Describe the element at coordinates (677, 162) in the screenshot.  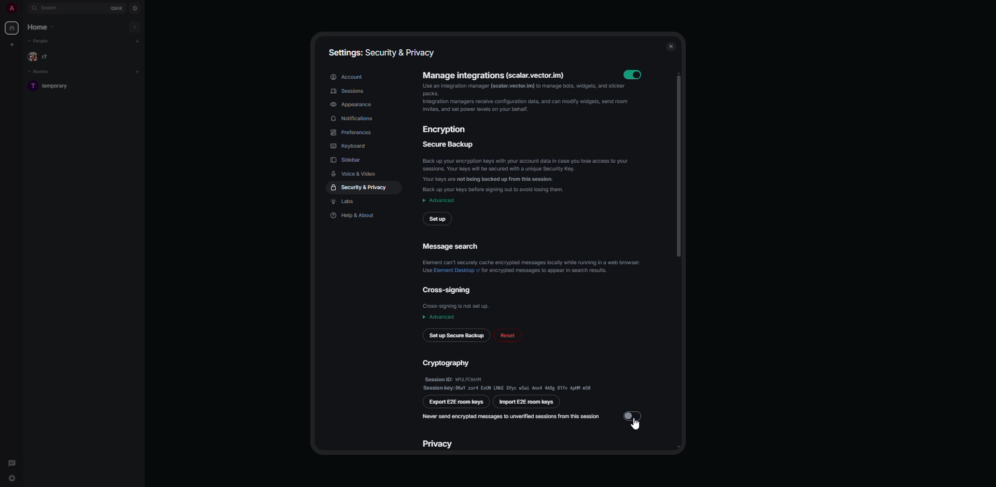
I see `scroll bar` at that location.